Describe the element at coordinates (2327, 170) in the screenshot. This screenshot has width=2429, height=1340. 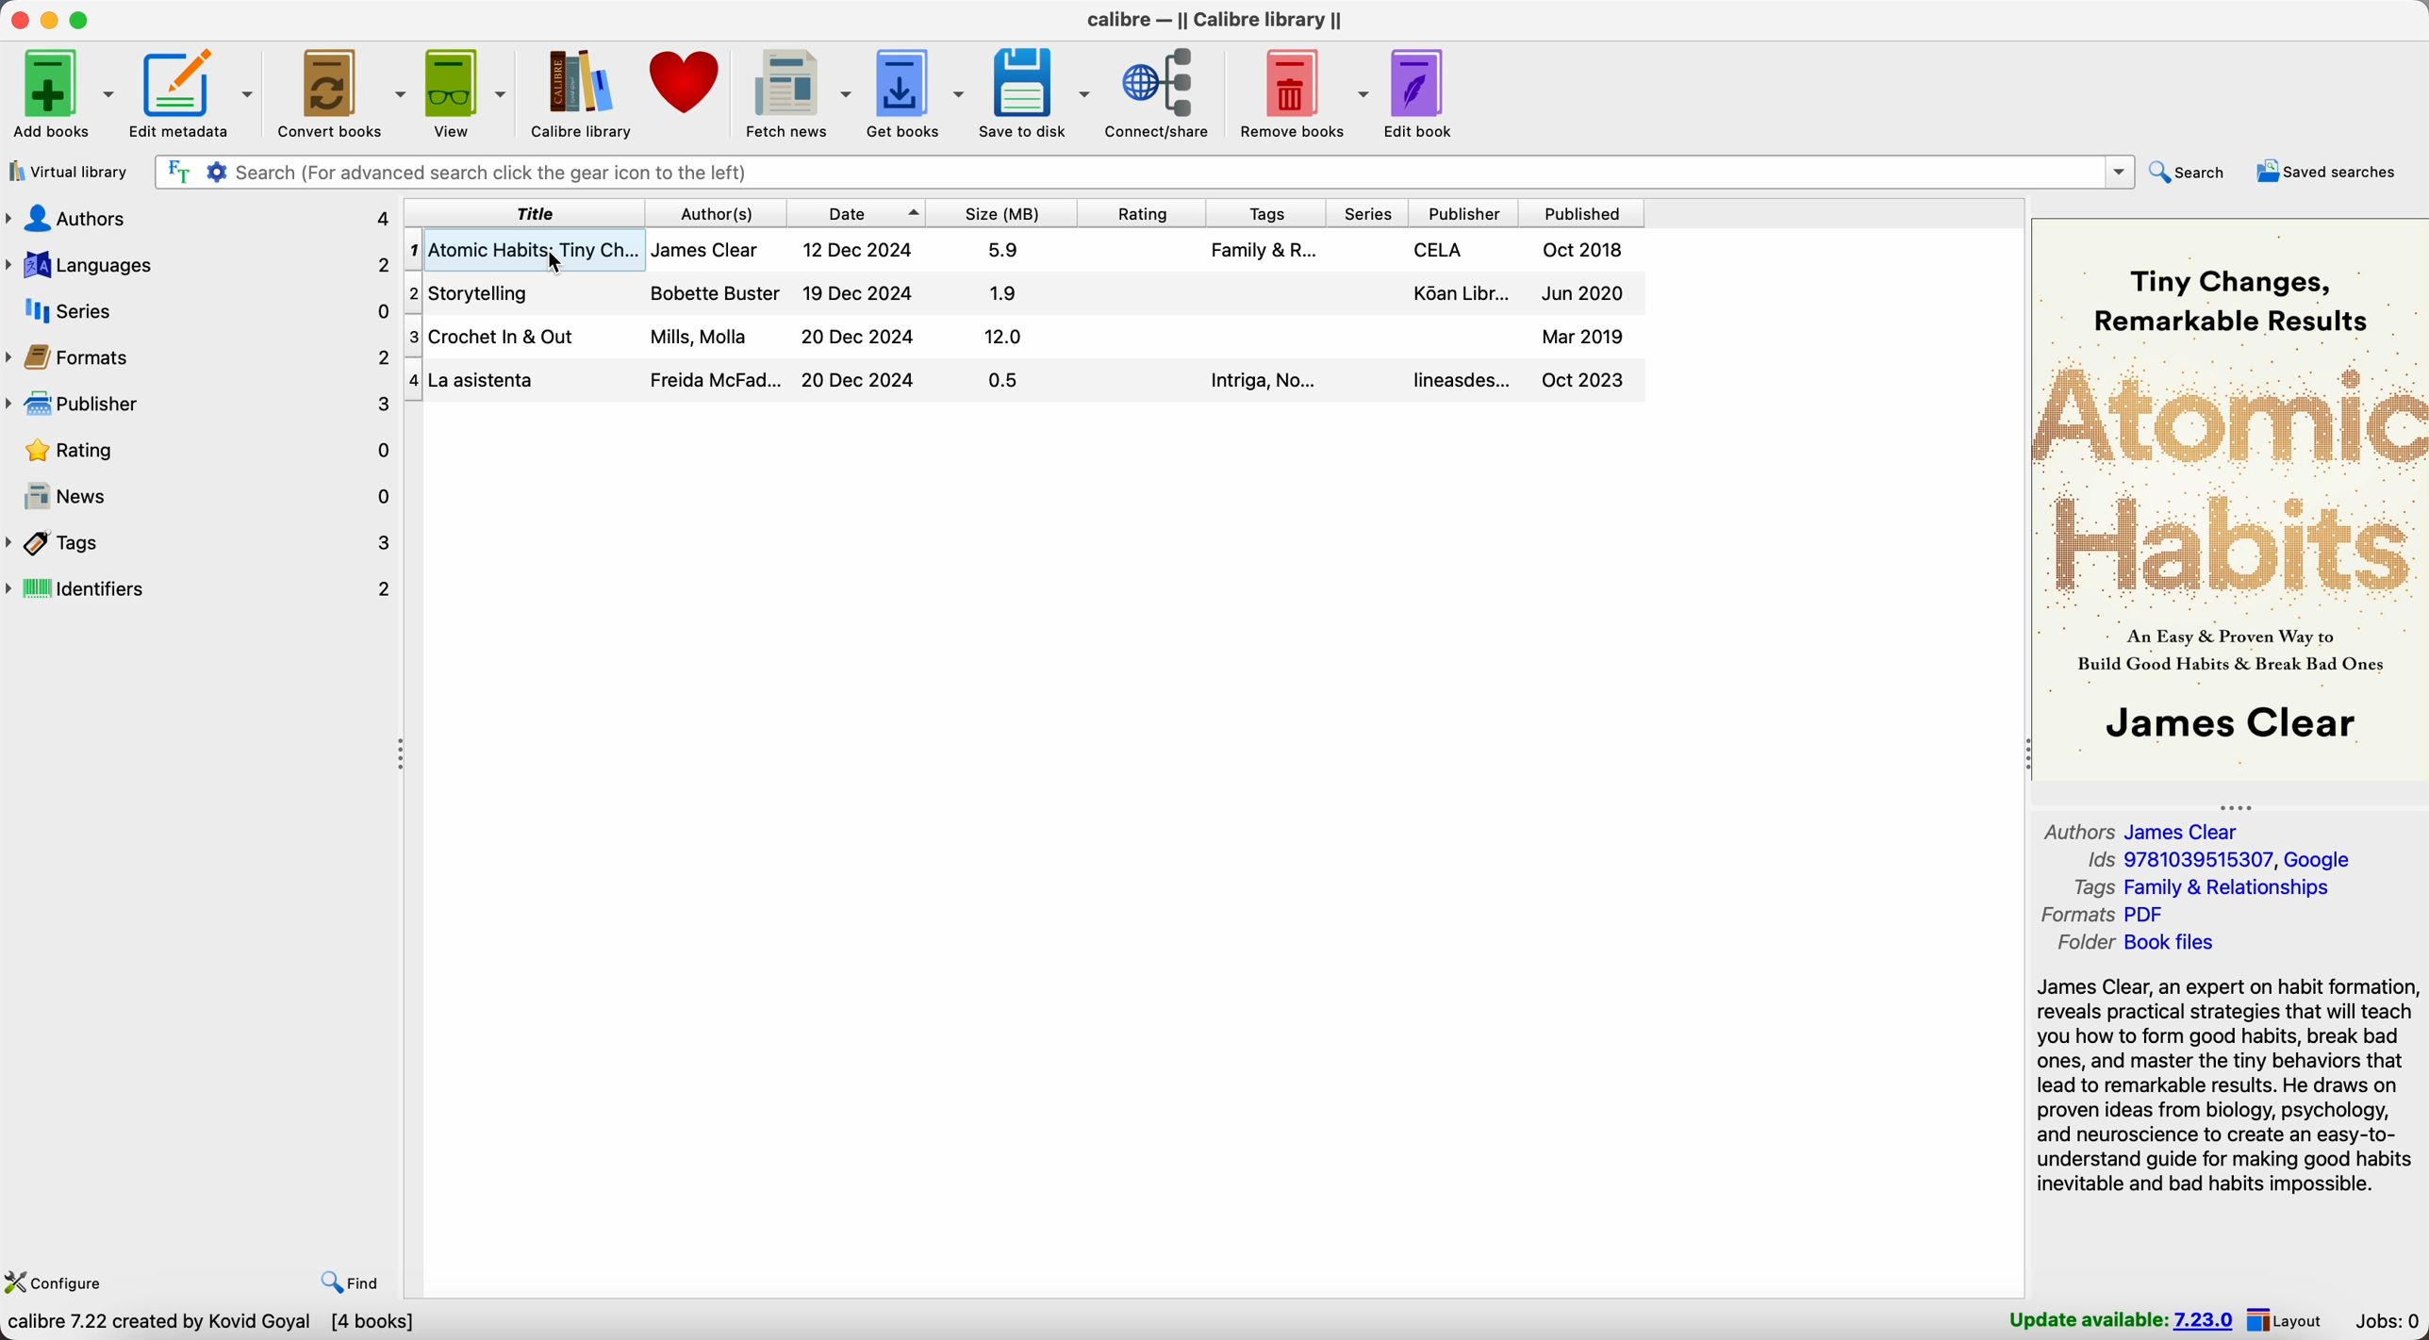
I see `saved searches` at that location.